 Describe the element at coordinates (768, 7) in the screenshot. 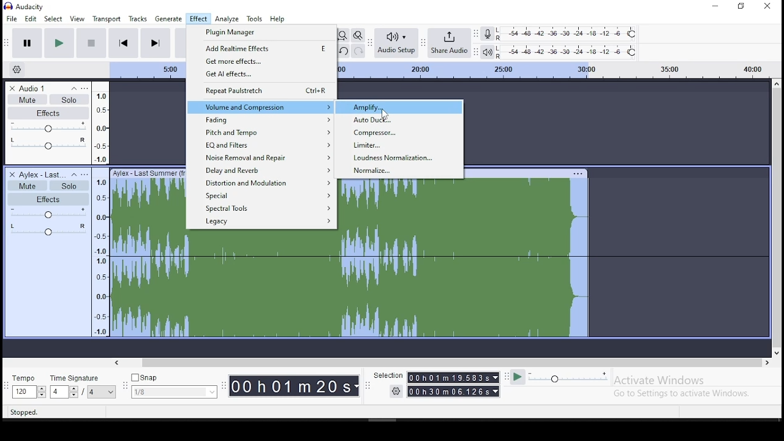

I see `close window` at that location.